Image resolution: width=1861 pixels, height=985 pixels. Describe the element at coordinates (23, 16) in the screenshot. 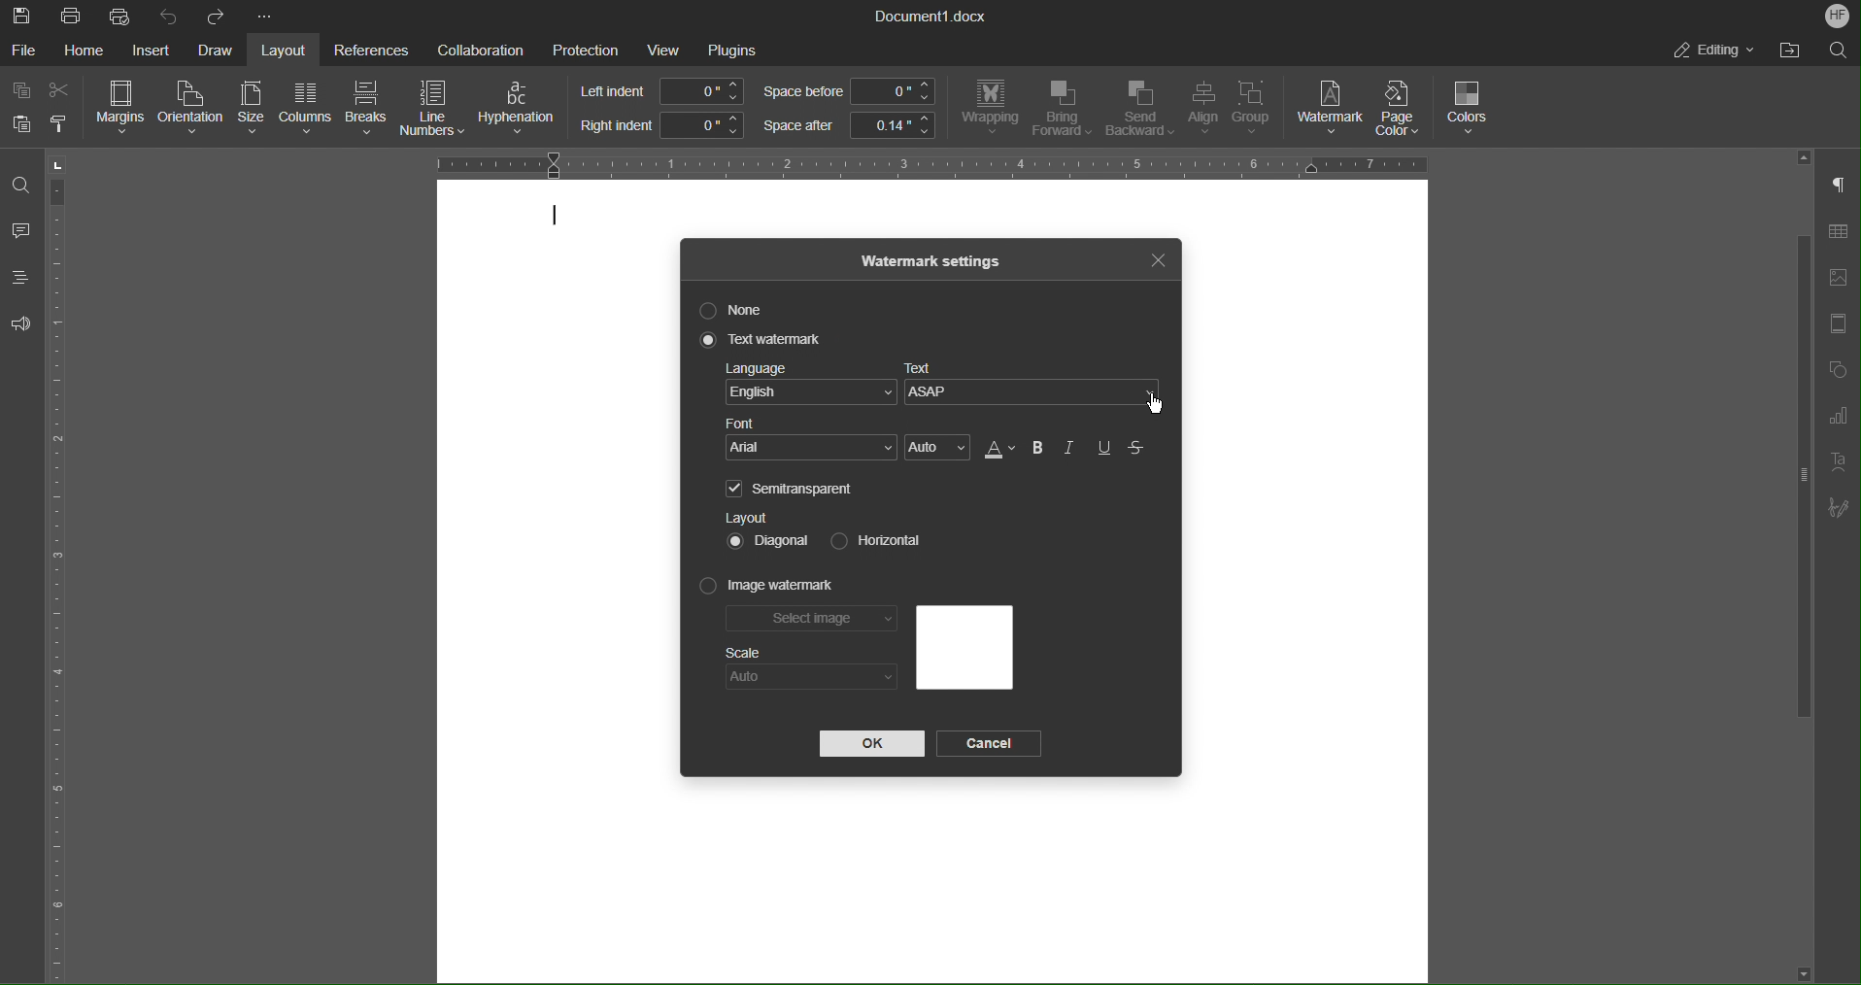

I see `Save` at that location.